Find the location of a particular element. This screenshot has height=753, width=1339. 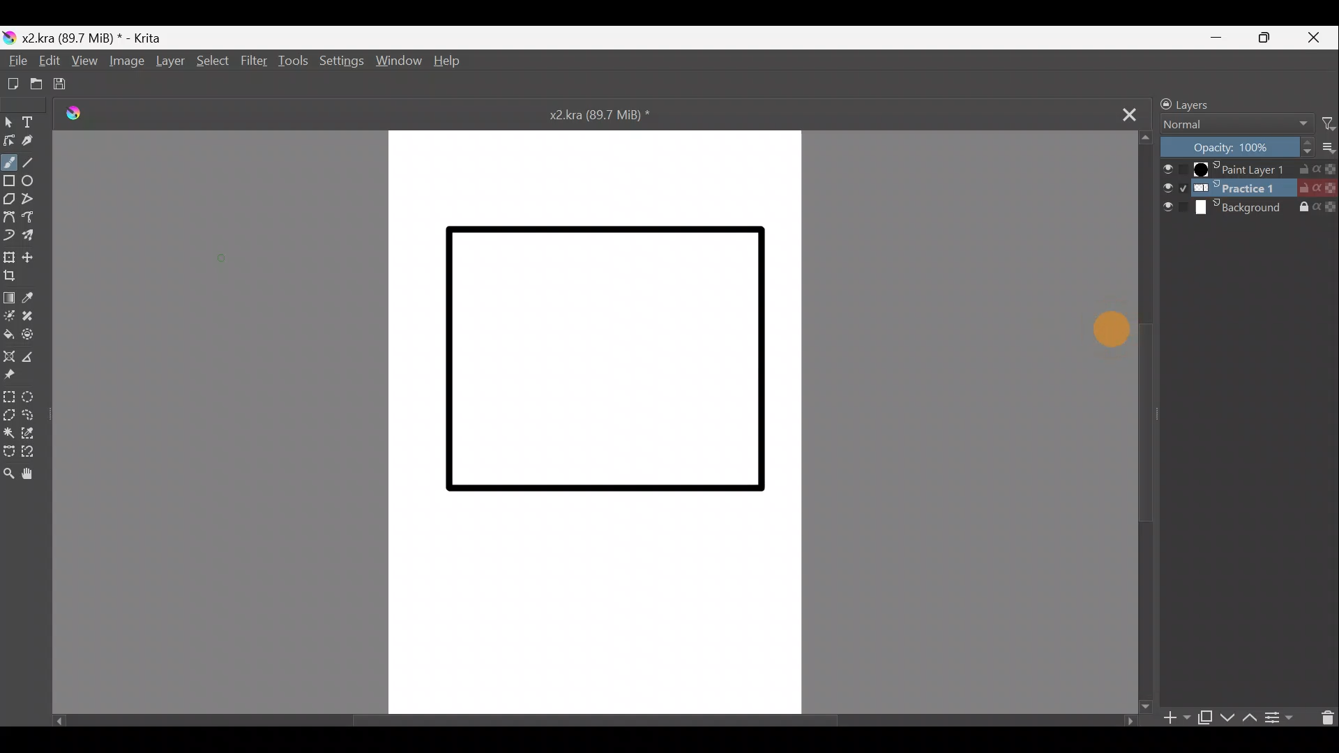

Delete layer/mask is located at coordinates (1324, 716).